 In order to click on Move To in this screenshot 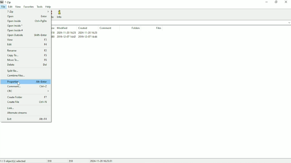, I will do `click(27, 60)`.